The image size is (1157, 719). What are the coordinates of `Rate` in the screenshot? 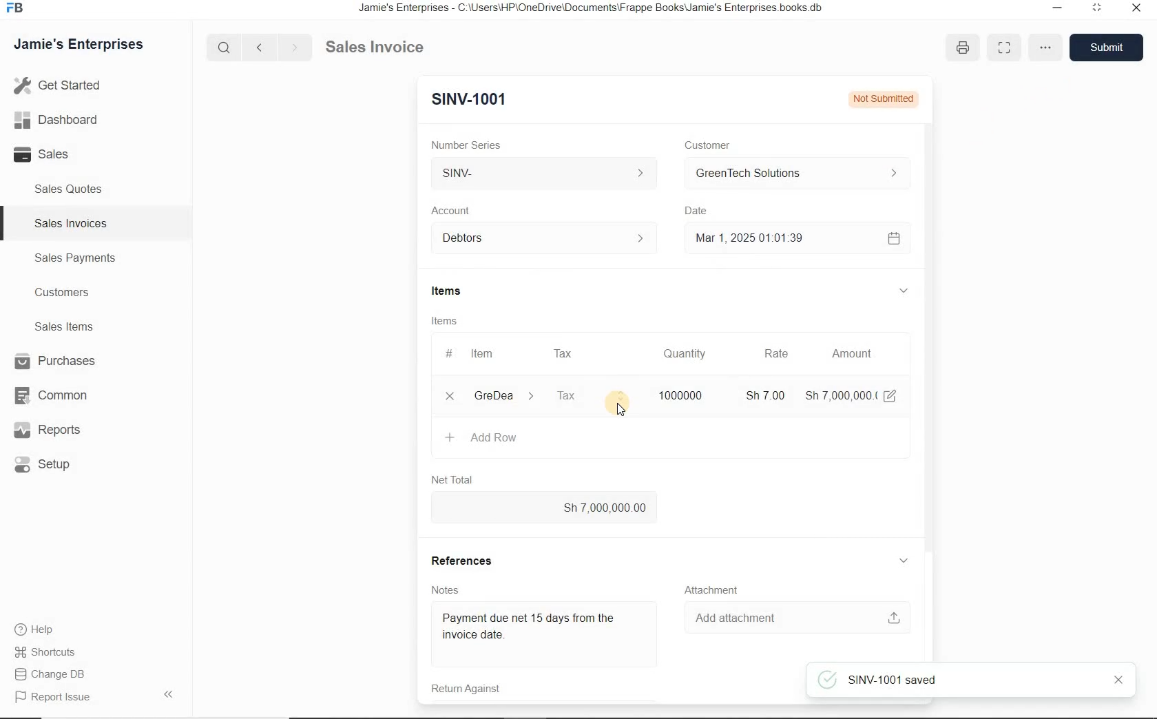 It's located at (776, 355).